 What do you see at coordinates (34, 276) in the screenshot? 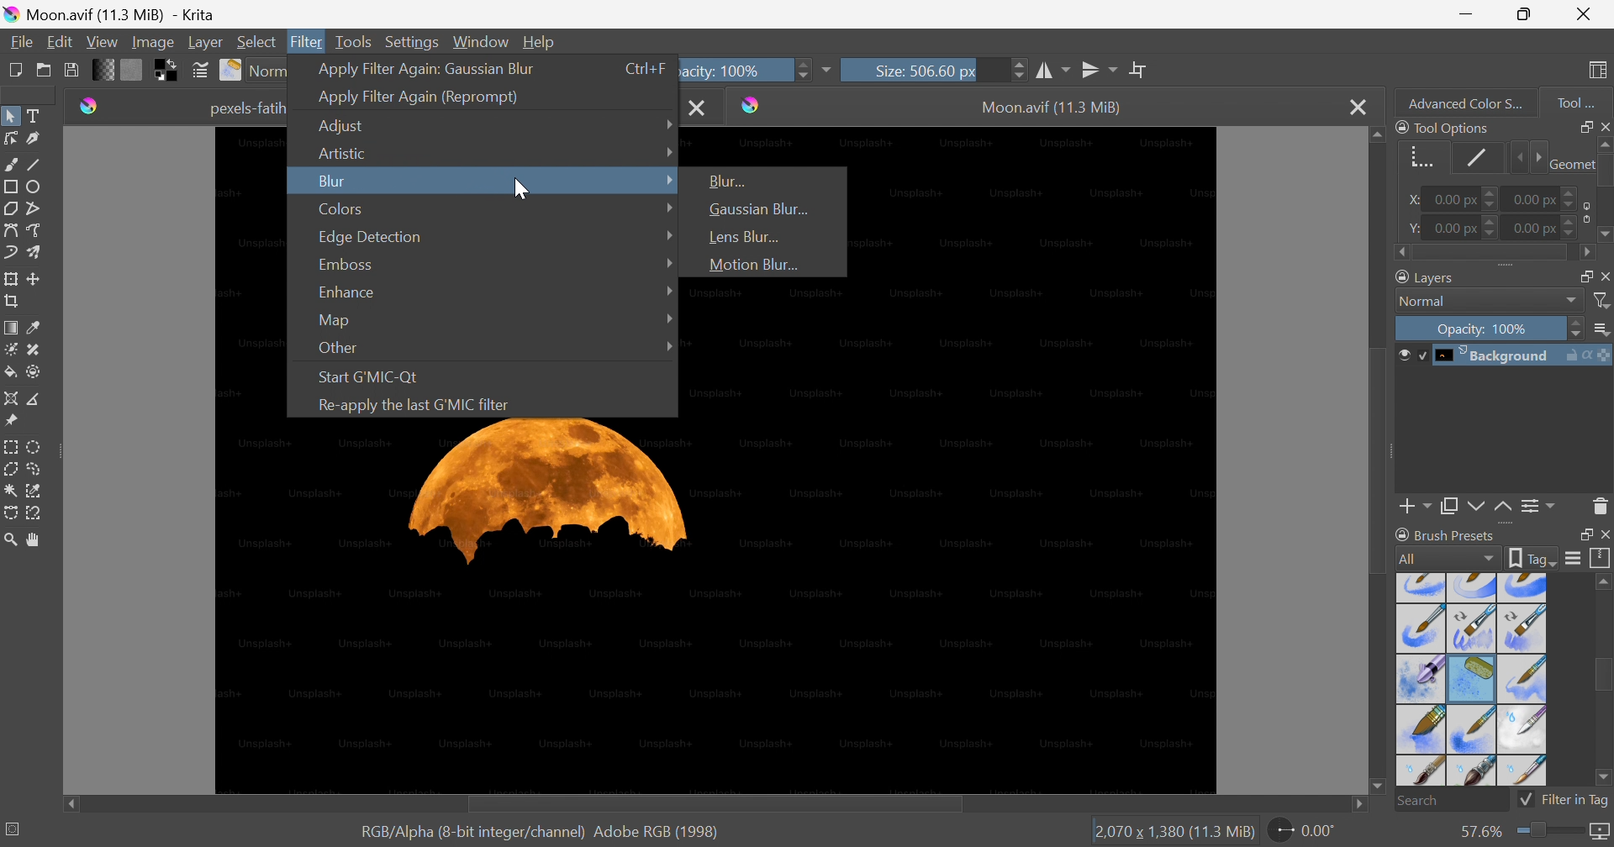
I see `Move a layer` at bounding box center [34, 276].